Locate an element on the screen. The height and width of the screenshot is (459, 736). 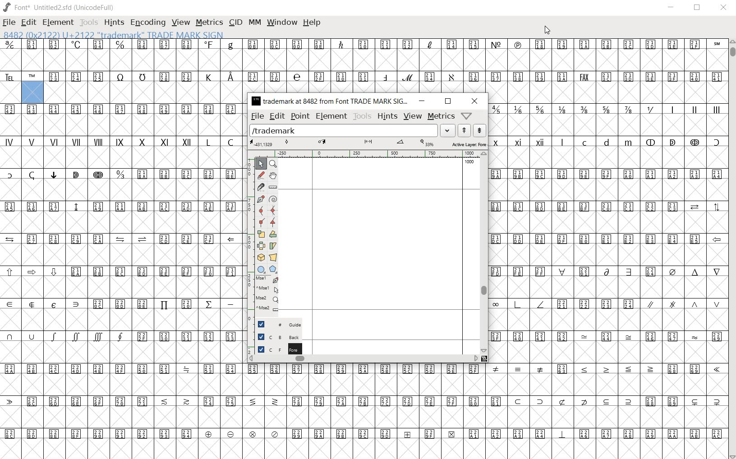
measure a distance, angle between points is located at coordinates (273, 188).